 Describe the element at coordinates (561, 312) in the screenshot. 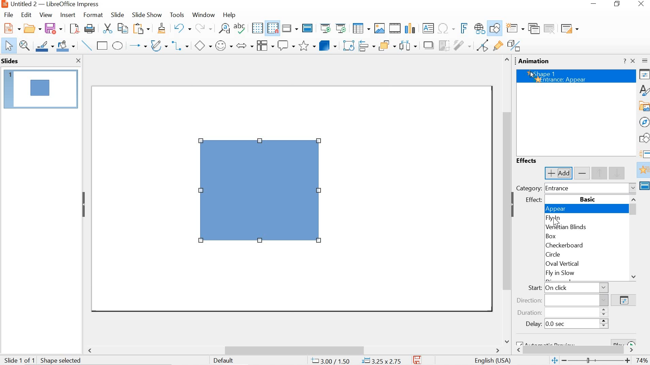

I see `duration` at that location.